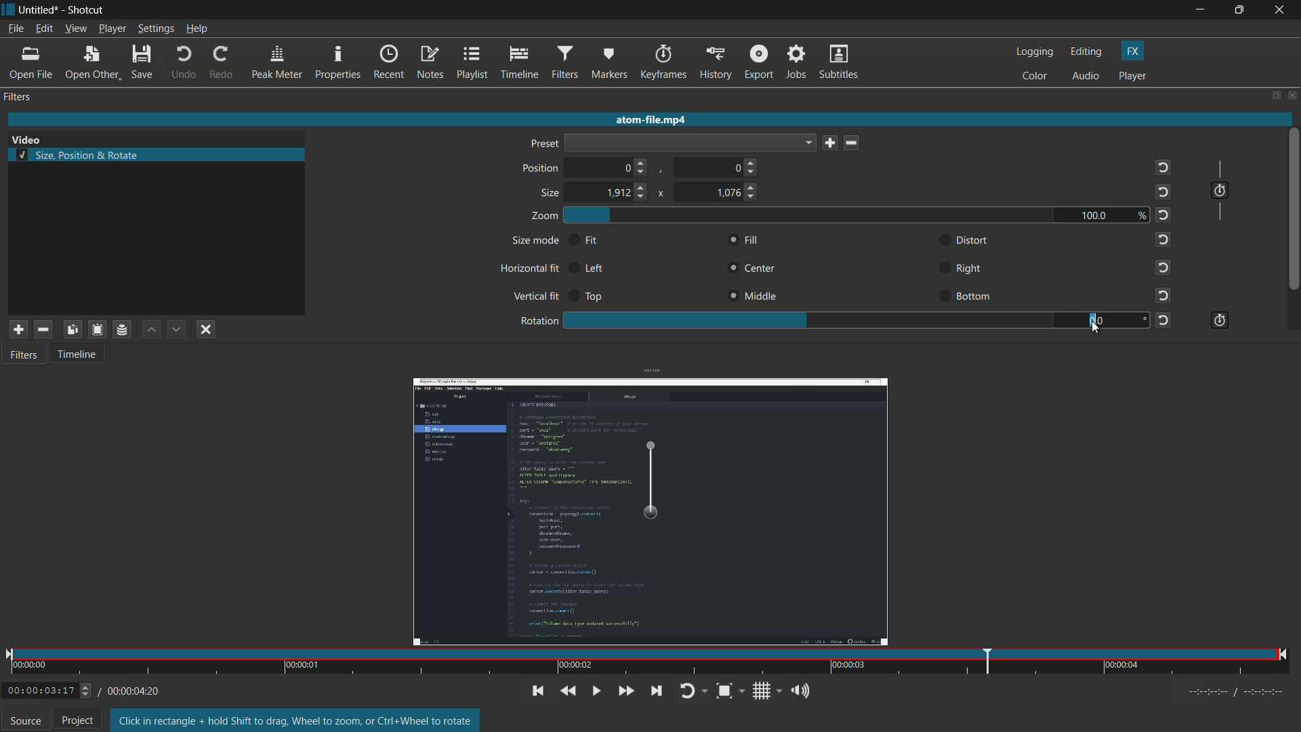  Describe the element at coordinates (754, 269) in the screenshot. I see `center` at that location.